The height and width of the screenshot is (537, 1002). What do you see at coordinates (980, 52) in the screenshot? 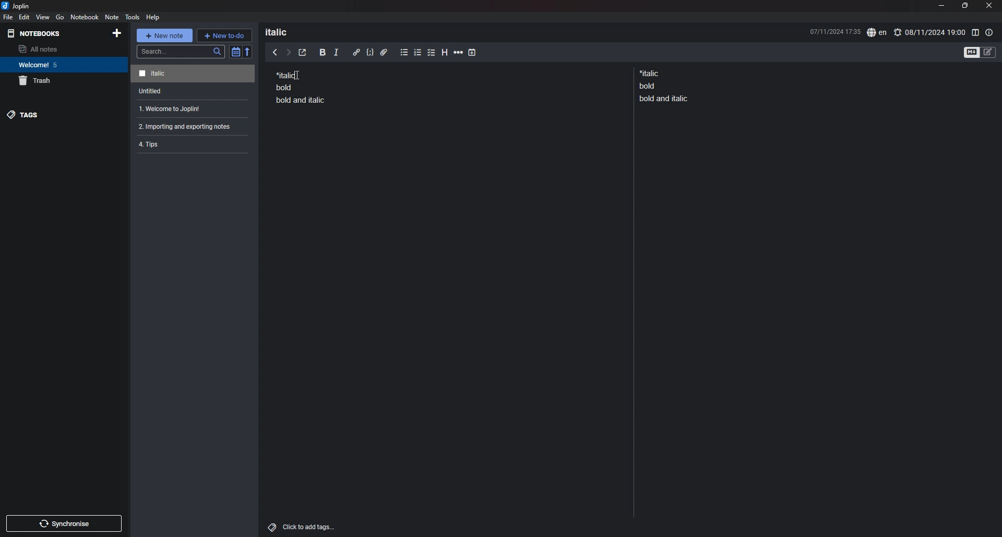
I see `toggle editors` at bounding box center [980, 52].